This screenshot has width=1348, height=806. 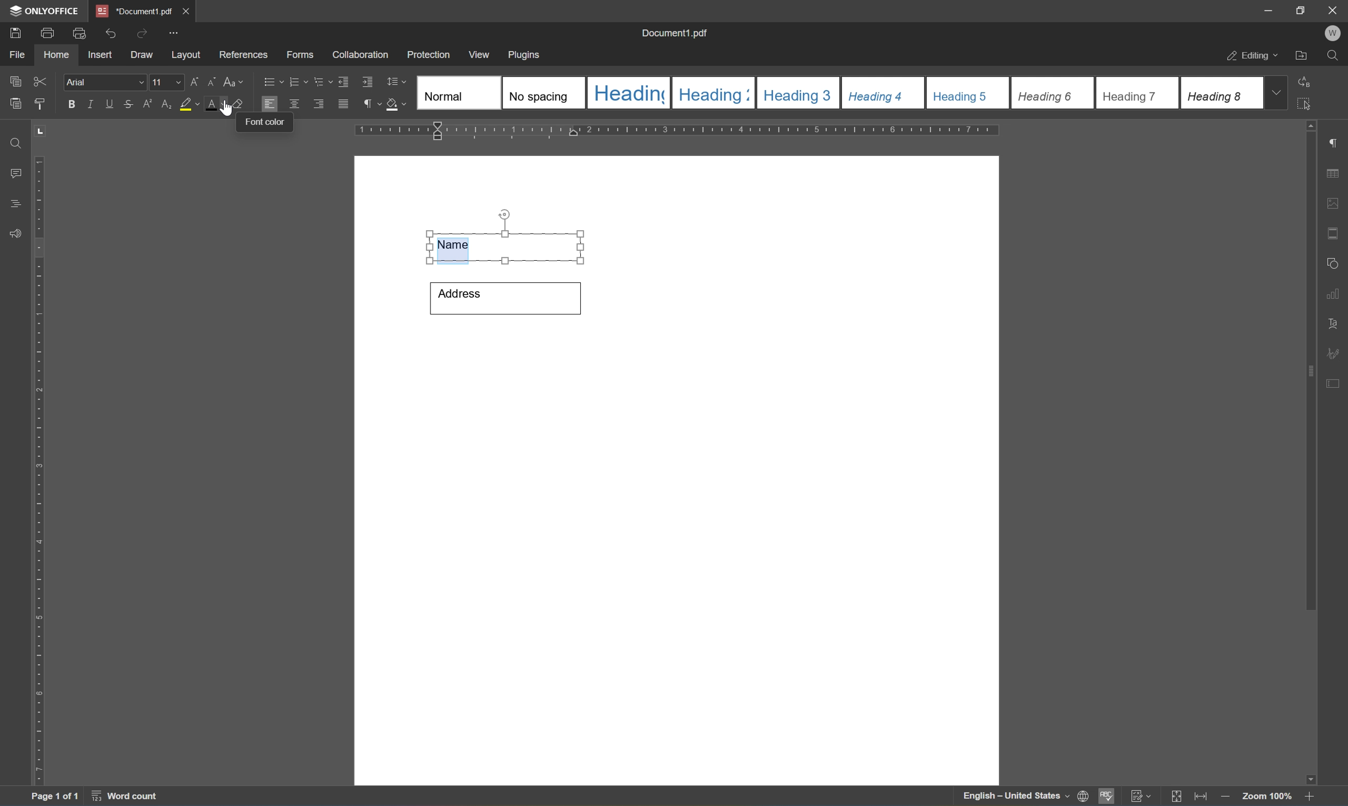 I want to click on redo, so click(x=139, y=33).